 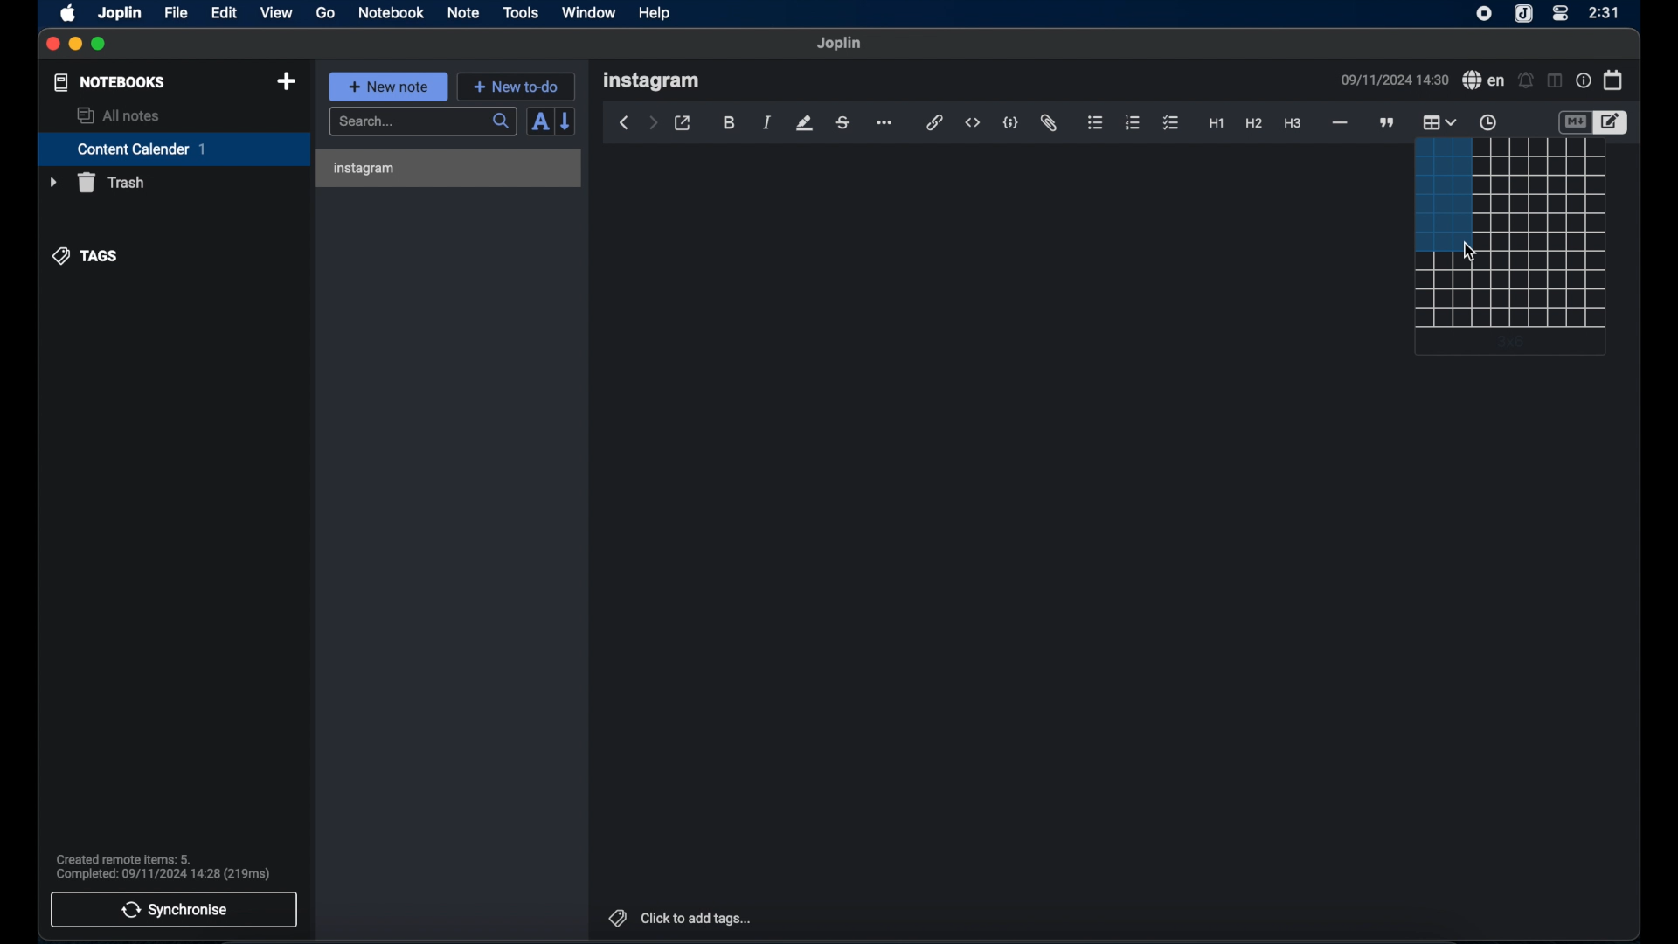 I want to click on note, so click(x=463, y=14).